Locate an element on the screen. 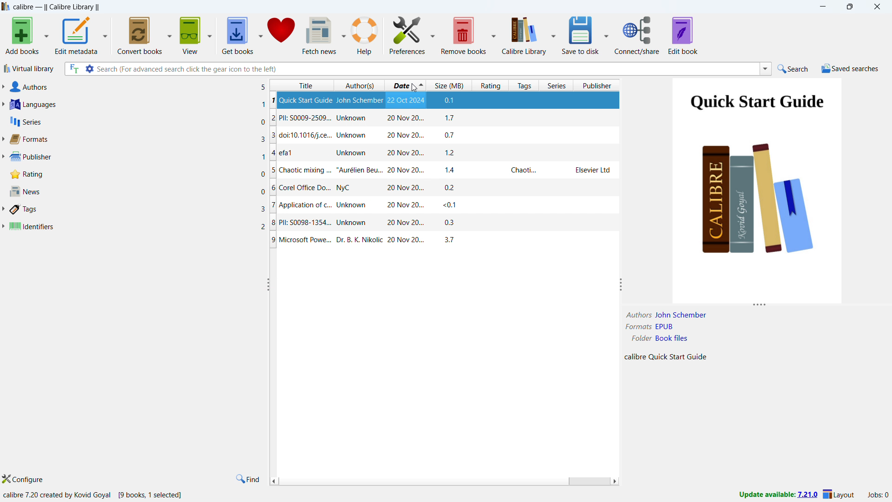 This screenshot has width=892, height=502. series is located at coordinates (557, 86).